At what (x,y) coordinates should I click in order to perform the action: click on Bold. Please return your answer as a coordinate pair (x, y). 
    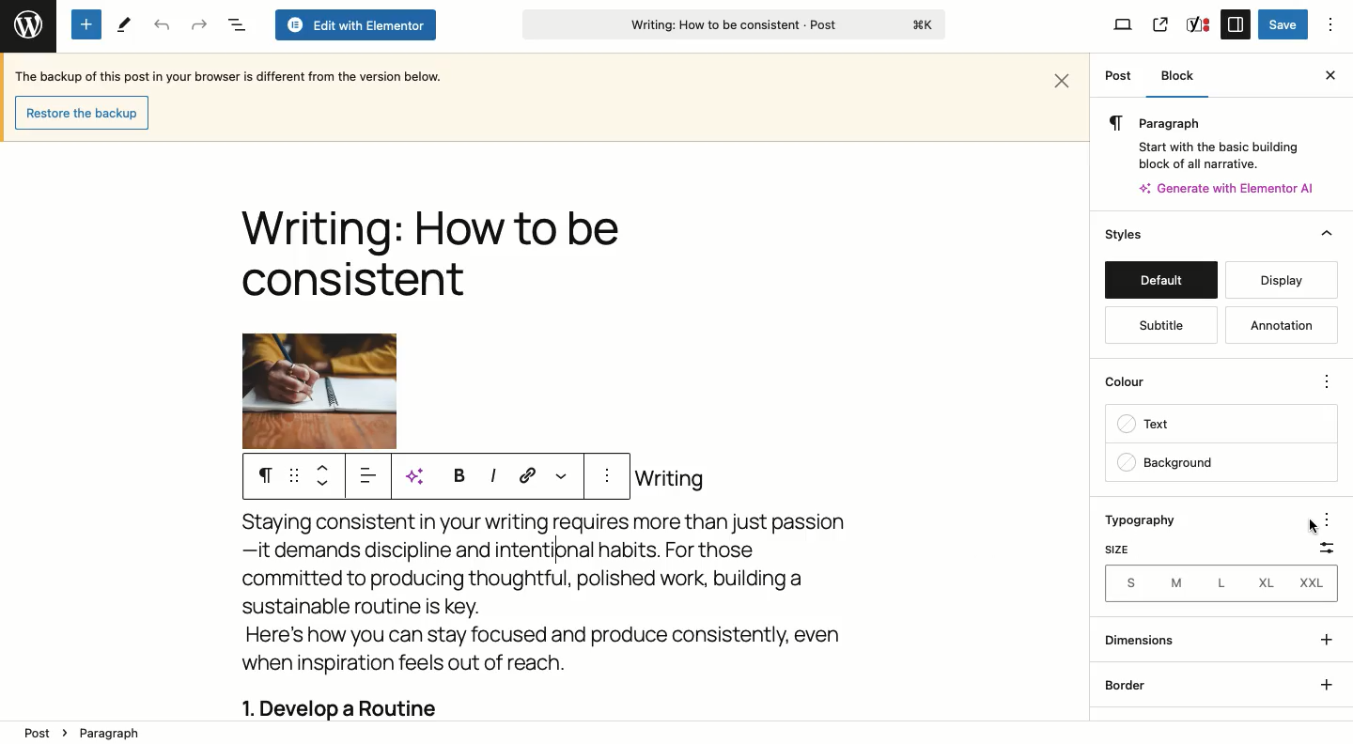
    Looking at the image, I should click on (457, 474).